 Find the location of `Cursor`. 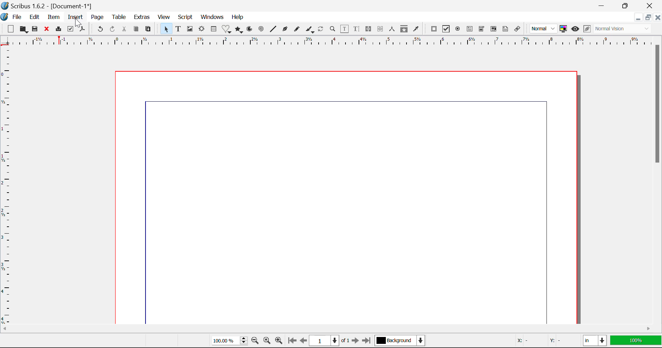

Cursor is located at coordinates (76, 21).